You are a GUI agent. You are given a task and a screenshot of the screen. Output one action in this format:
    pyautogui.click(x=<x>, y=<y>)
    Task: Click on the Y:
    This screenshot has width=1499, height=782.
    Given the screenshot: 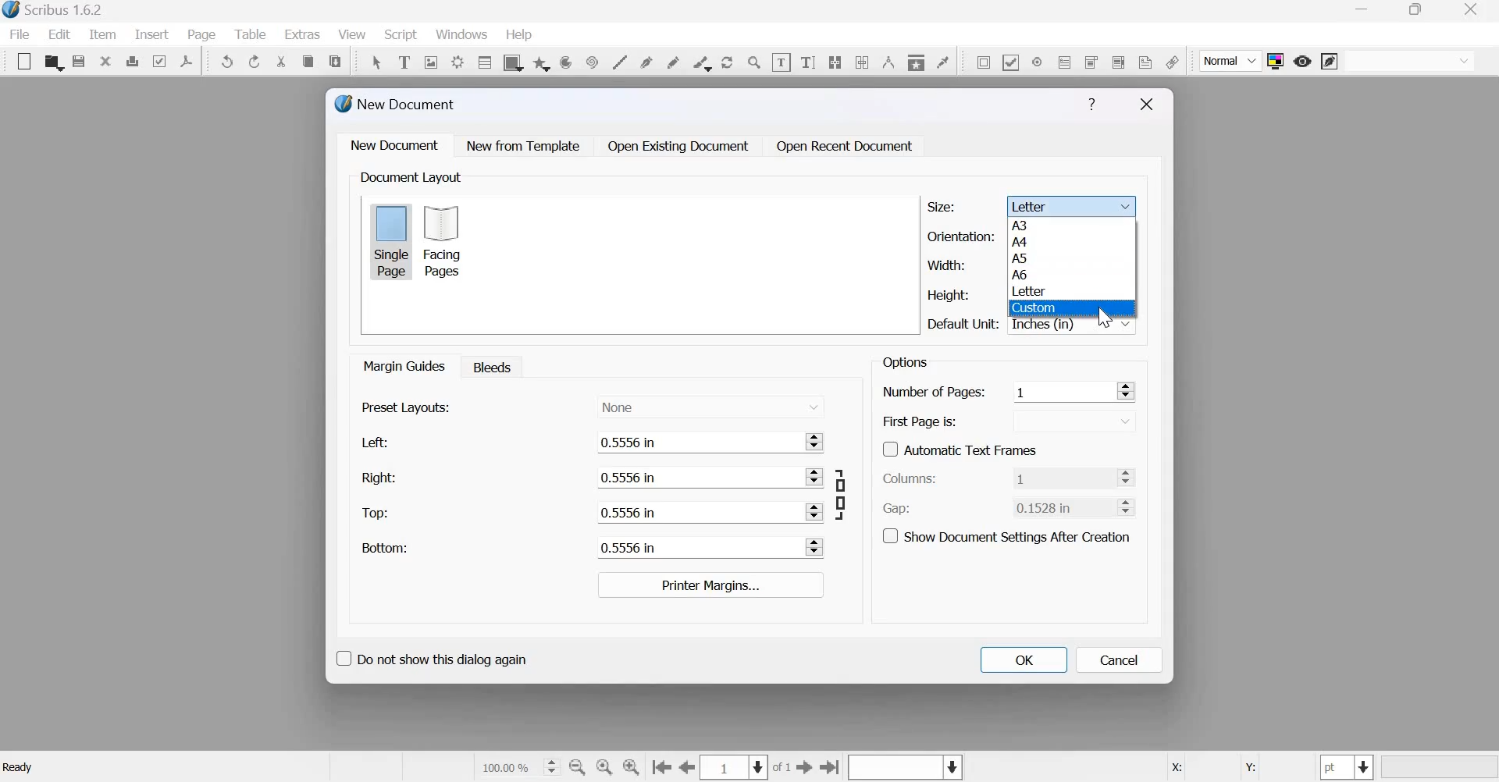 What is the action you would take?
    pyautogui.click(x=1248, y=768)
    